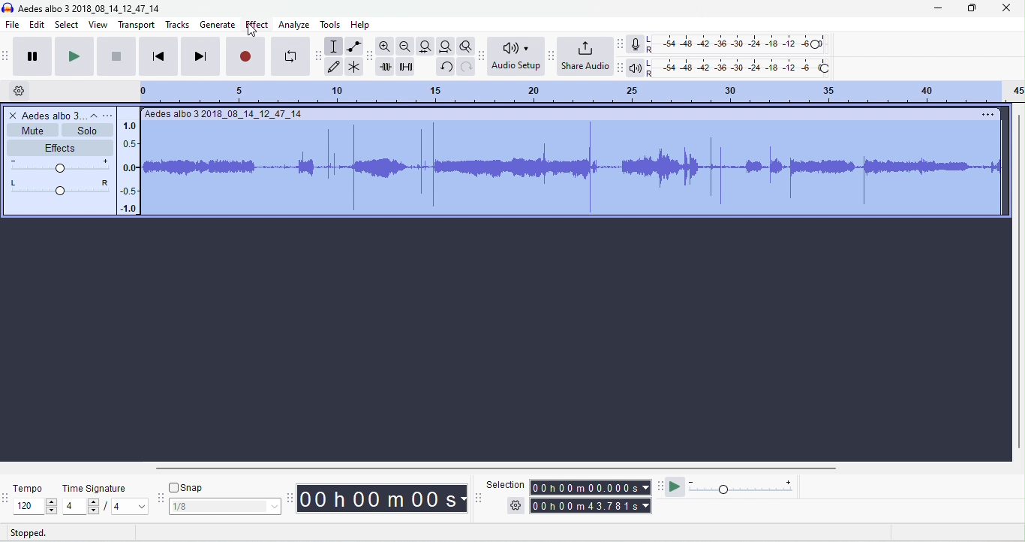 This screenshot has width=1025, height=542. I want to click on analyze, so click(296, 25).